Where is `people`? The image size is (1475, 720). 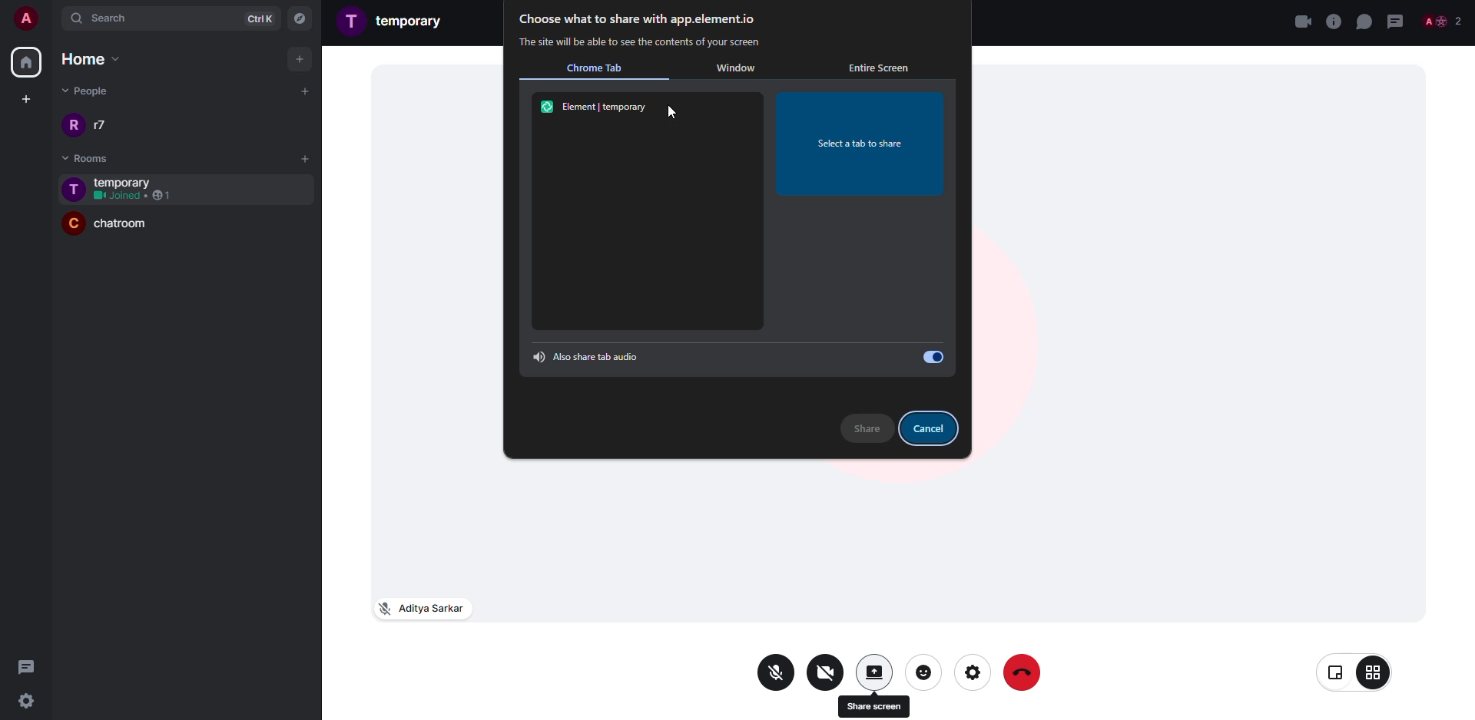 people is located at coordinates (104, 125).